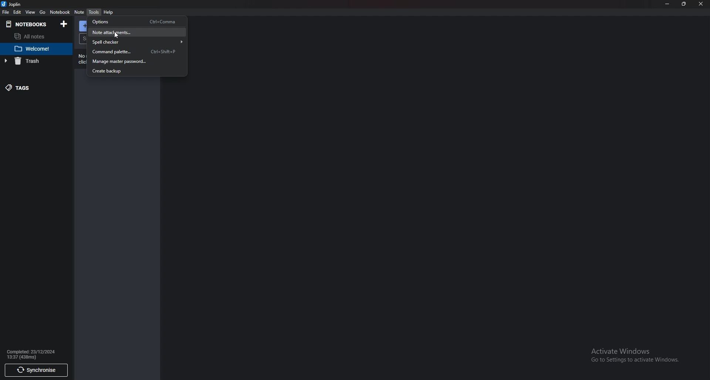 The image size is (710, 380). What do you see at coordinates (701, 4) in the screenshot?
I see `close` at bounding box center [701, 4].